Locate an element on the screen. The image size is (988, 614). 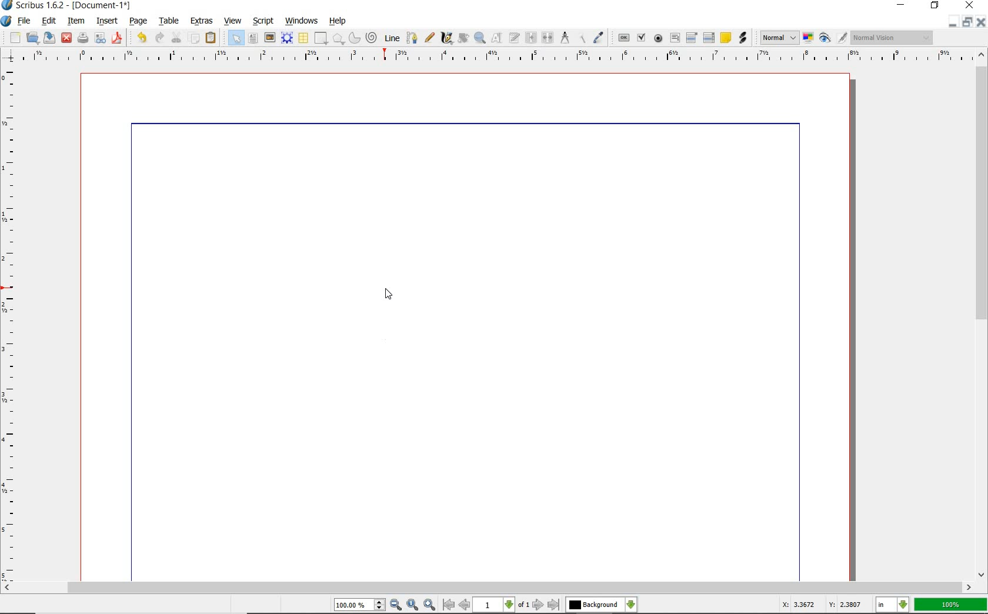
freehand line is located at coordinates (429, 36).